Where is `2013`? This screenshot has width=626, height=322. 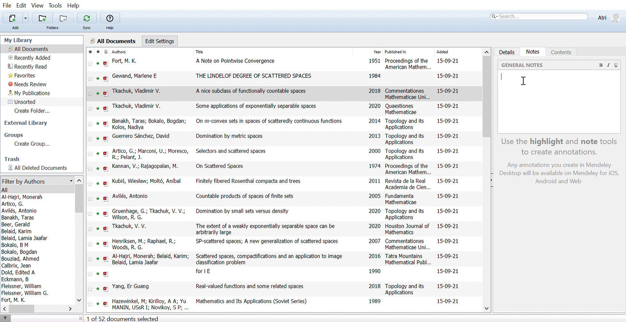 2013 is located at coordinates (375, 136).